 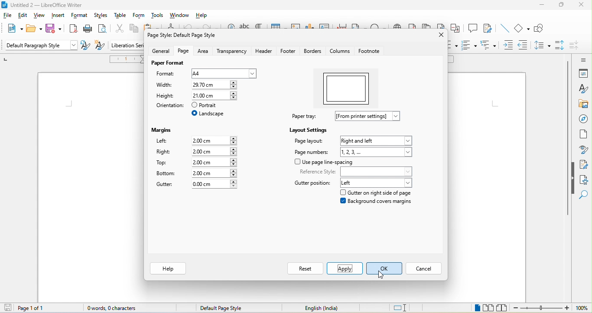 What do you see at coordinates (370, 52) in the screenshot?
I see `footnote` at bounding box center [370, 52].